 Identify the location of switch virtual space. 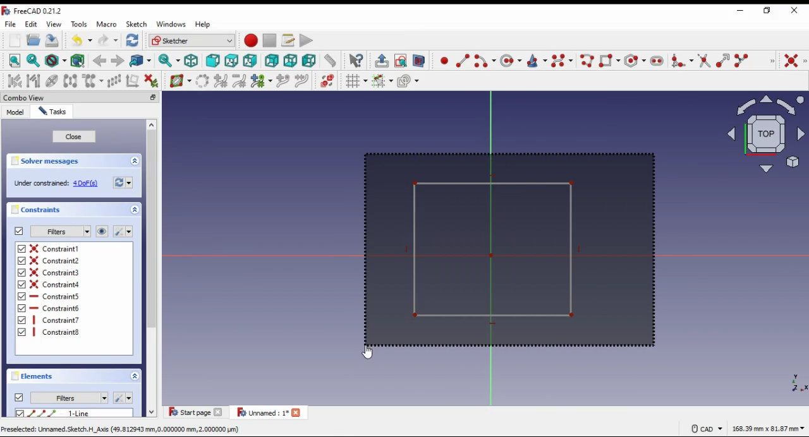
(327, 81).